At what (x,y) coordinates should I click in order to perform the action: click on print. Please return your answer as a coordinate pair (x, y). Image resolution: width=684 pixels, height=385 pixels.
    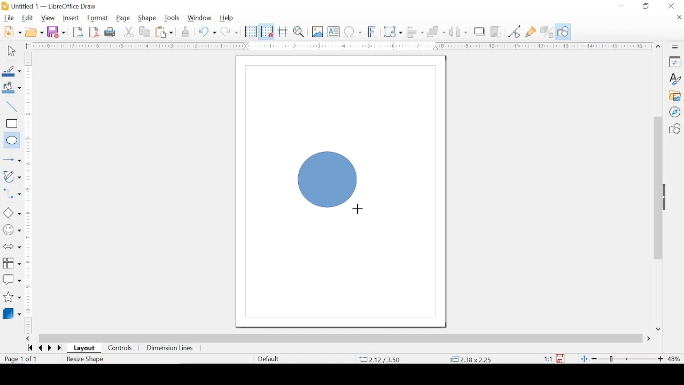
    Looking at the image, I should click on (110, 32).